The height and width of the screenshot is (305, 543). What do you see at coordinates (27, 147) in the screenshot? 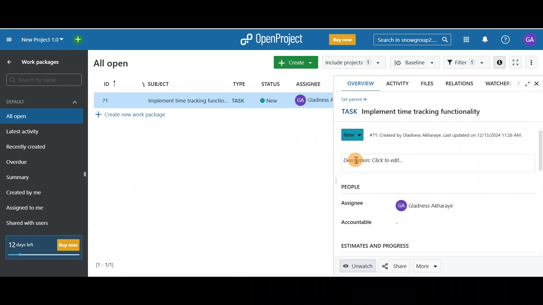
I see `Recently created` at bounding box center [27, 147].